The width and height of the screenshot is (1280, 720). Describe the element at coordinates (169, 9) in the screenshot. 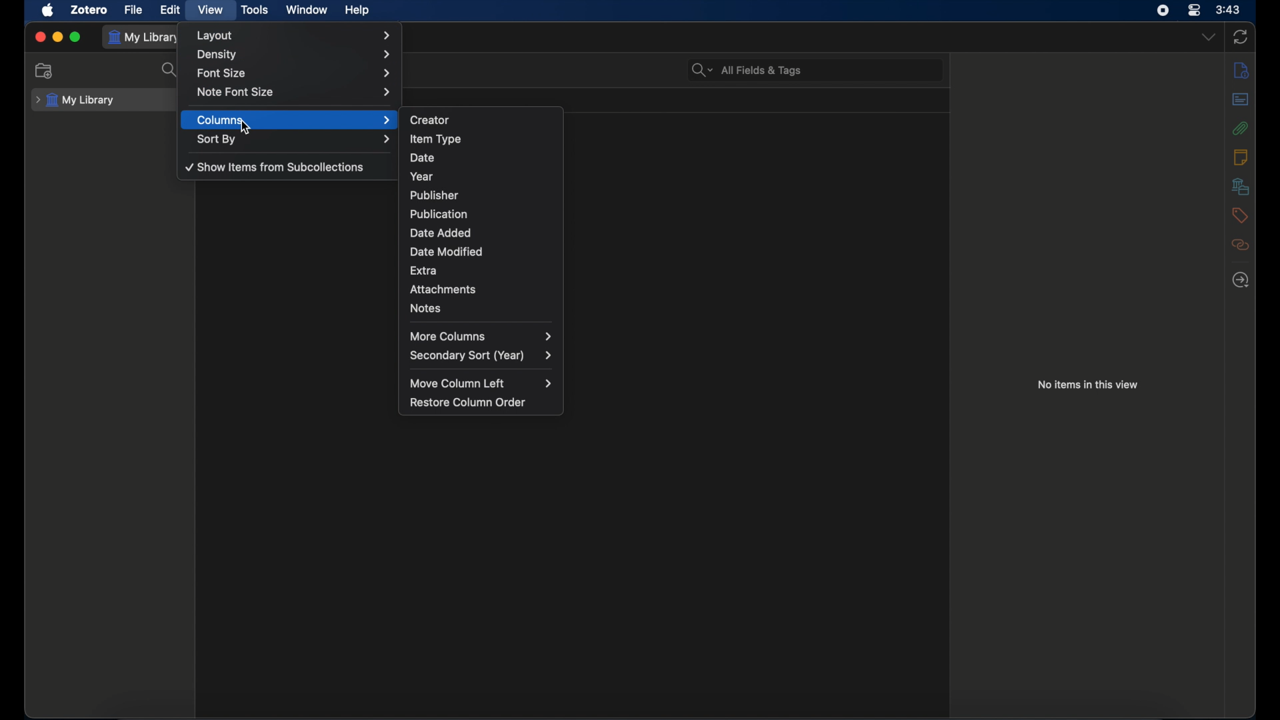

I see `edit` at that location.